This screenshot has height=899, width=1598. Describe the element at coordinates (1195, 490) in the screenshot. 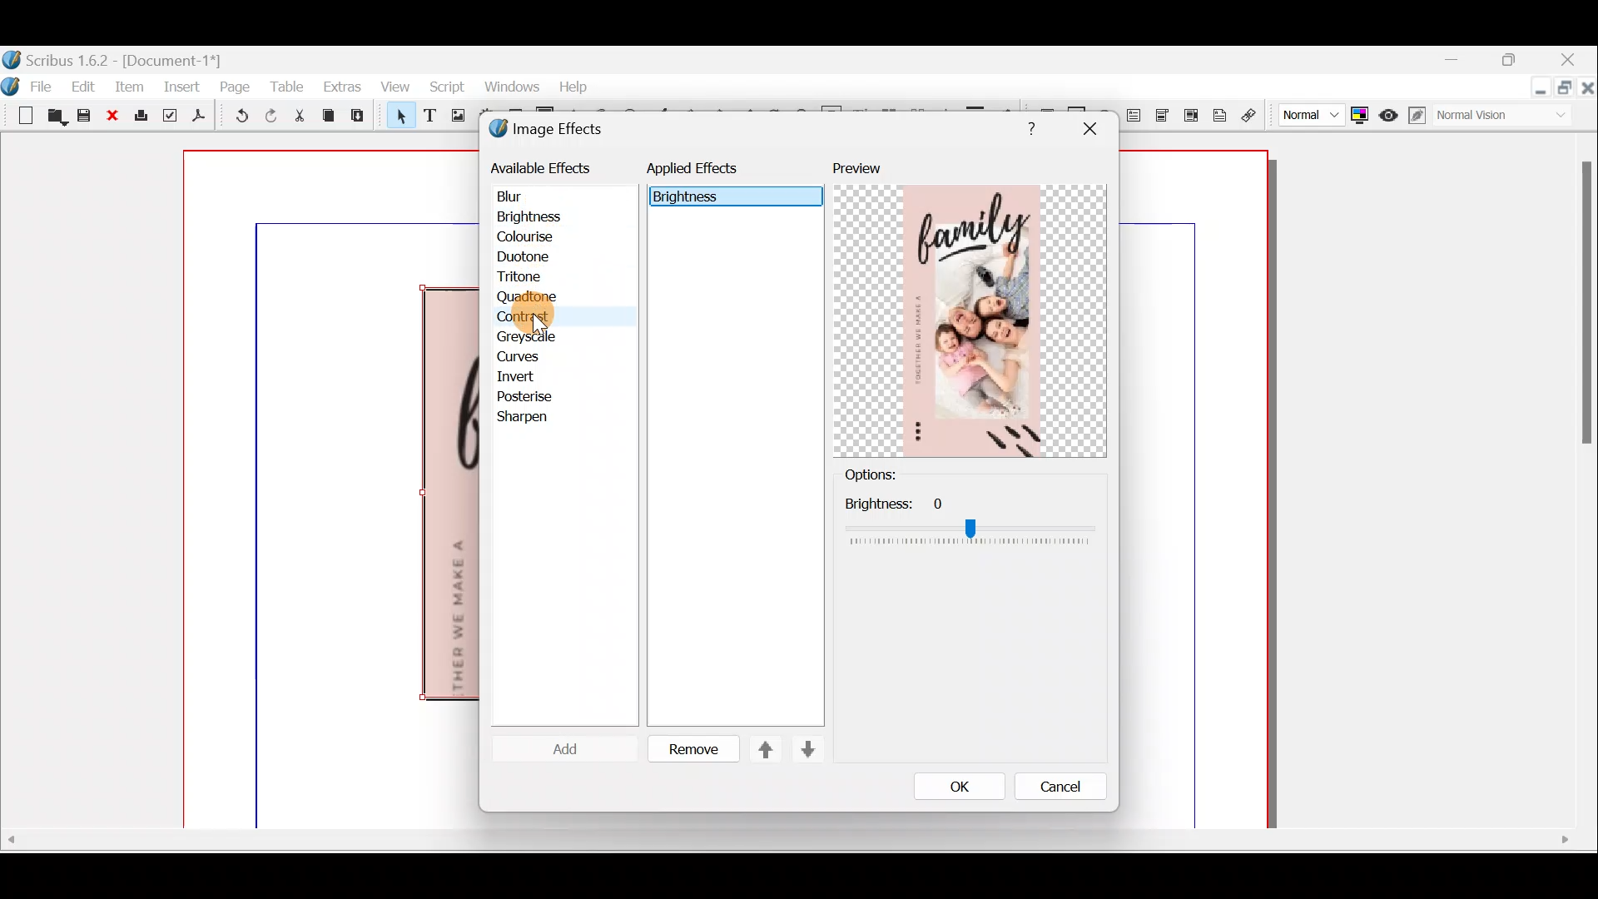

I see `canvas` at that location.